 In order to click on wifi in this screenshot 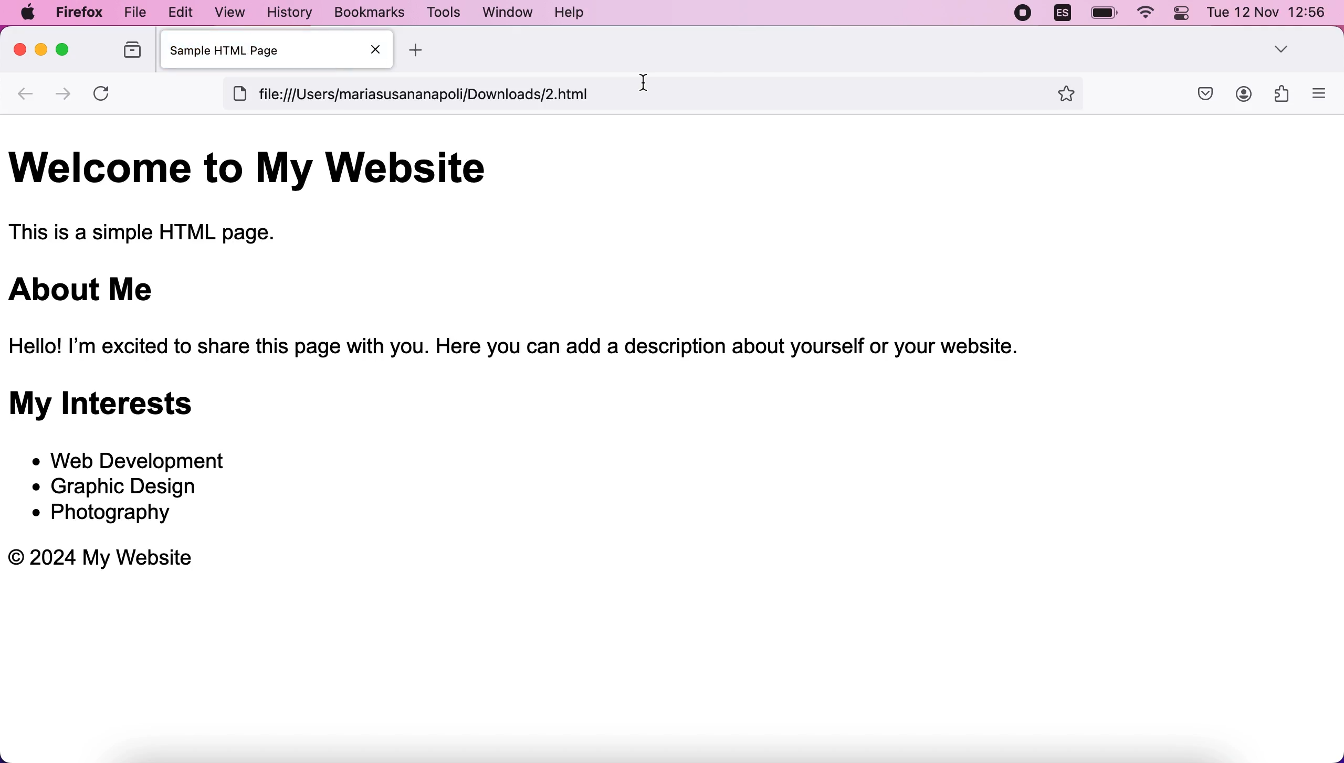, I will do `click(1145, 14)`.